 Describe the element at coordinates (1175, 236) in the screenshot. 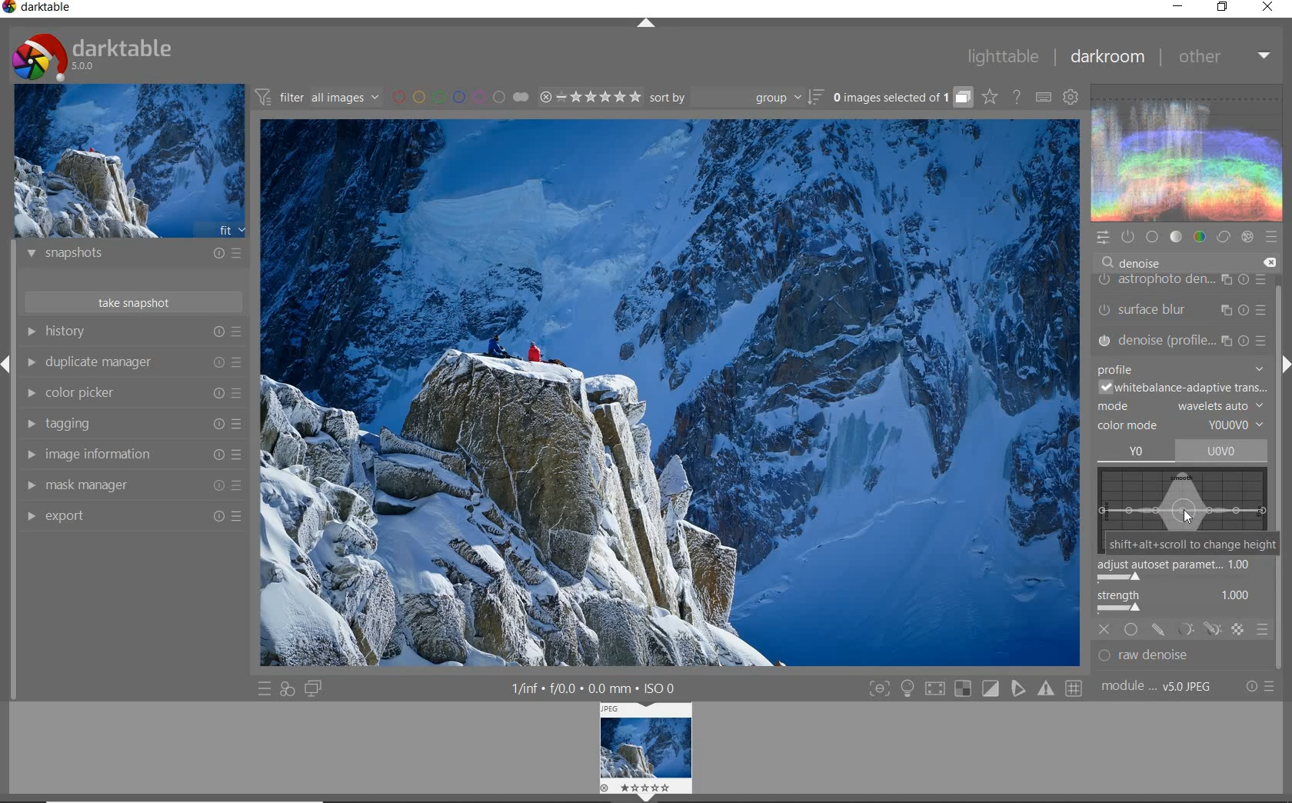

I see `tone` at that location.